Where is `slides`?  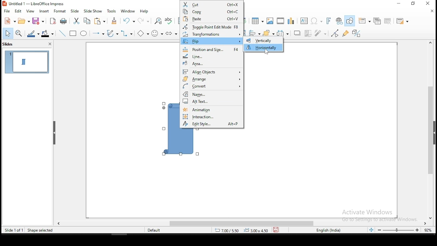 slides is located at coordinates (9, 45).